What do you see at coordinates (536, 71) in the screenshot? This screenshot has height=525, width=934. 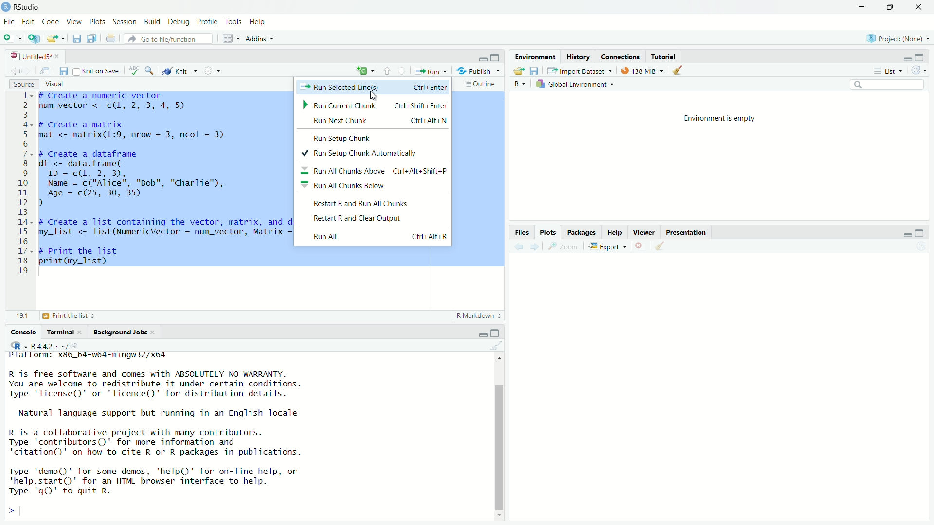 I see `files` at bounding box center [536, 71].